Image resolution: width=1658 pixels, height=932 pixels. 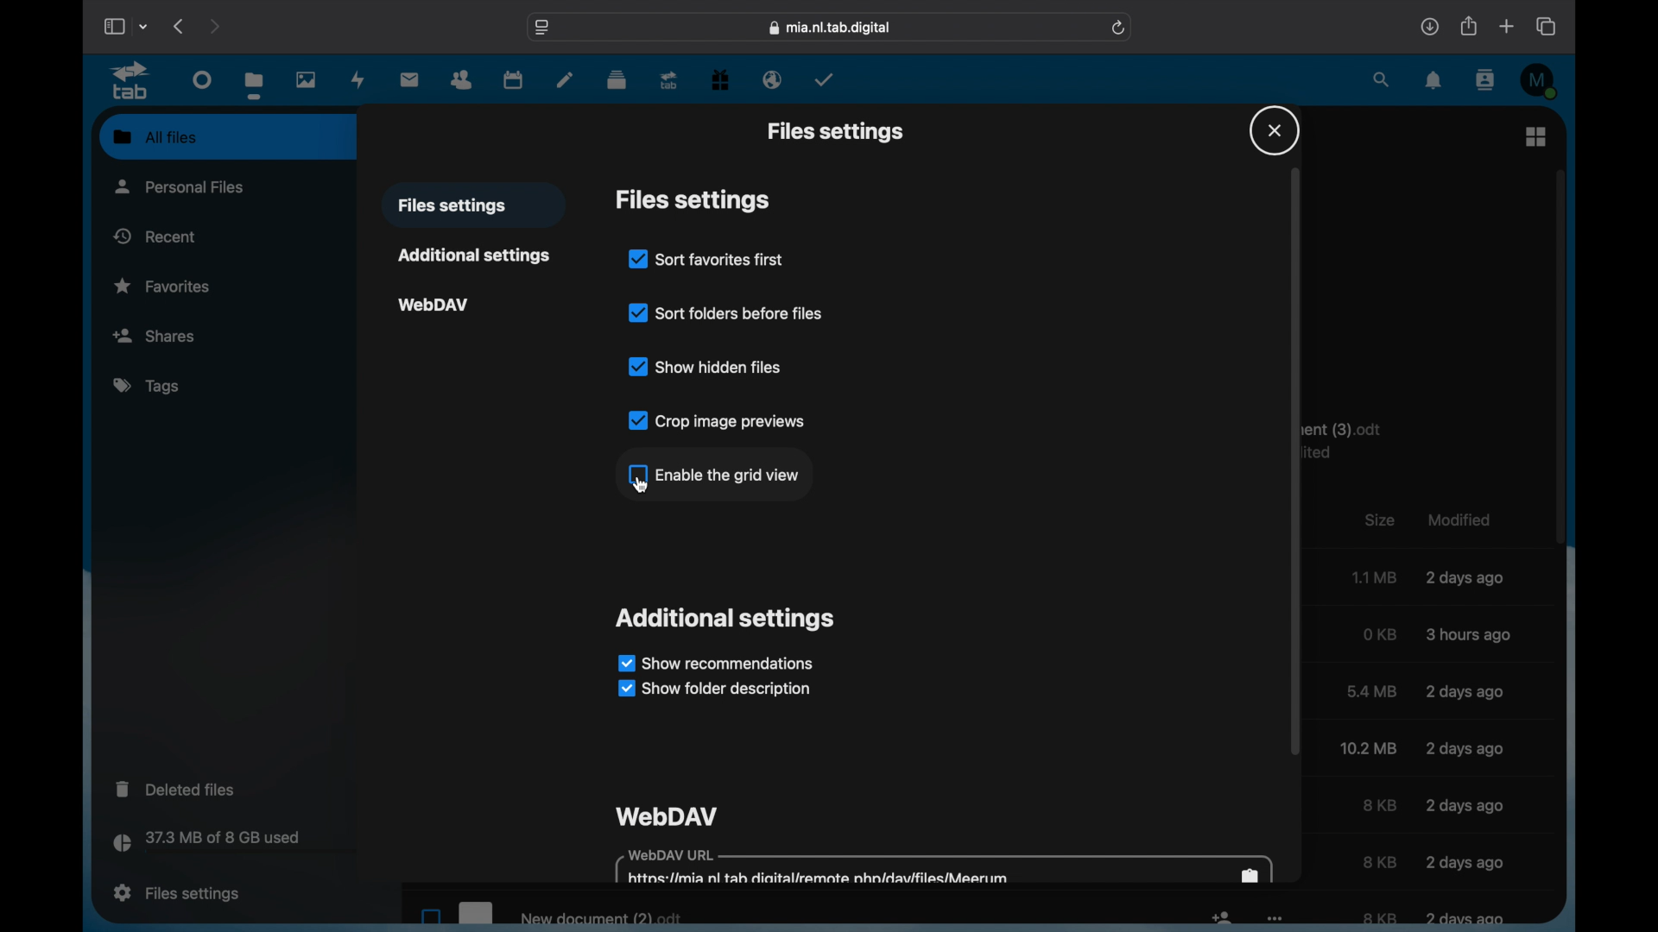 I want to click on search, so click(x=1380, y=79).